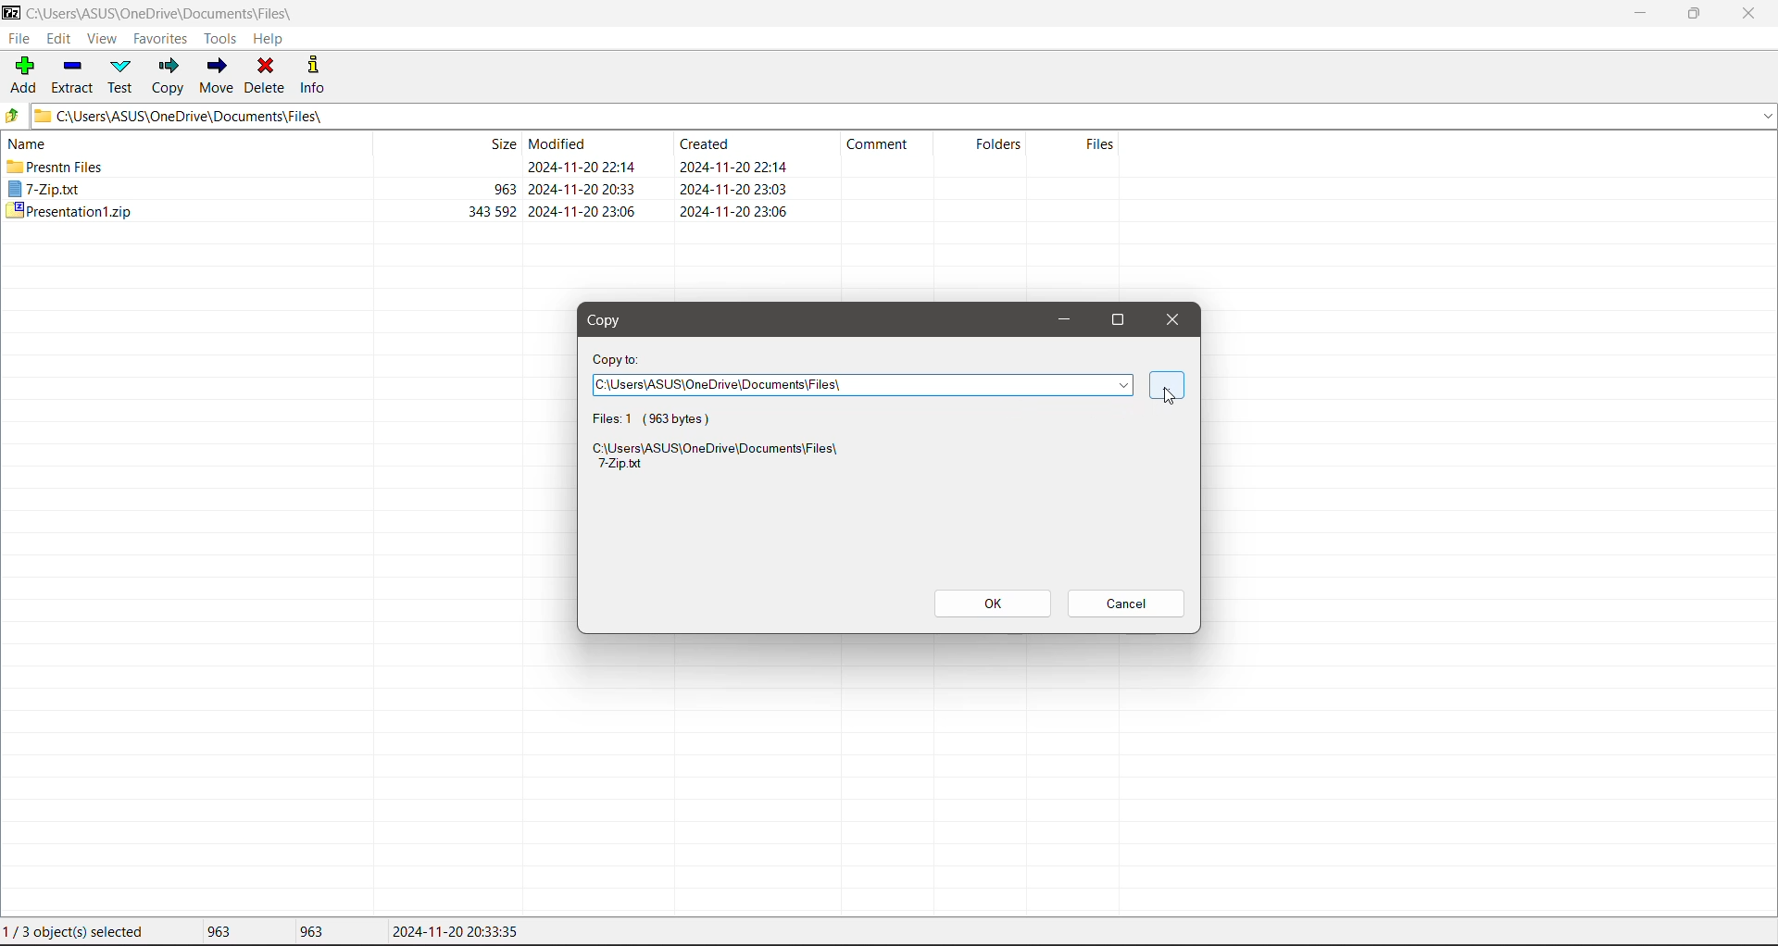 The image size is (1778, 946). Describe the element at coordinates (1638, 13) in the screenshot. I see `Minimize` at that location.